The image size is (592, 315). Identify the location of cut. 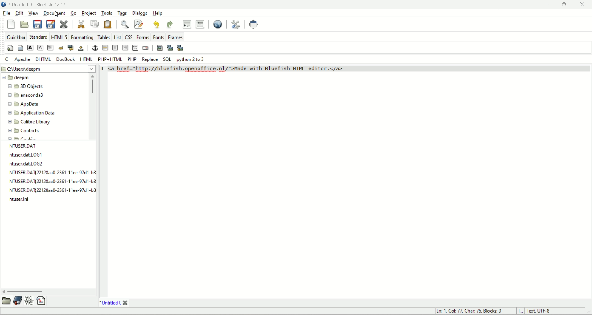
(80, 25).